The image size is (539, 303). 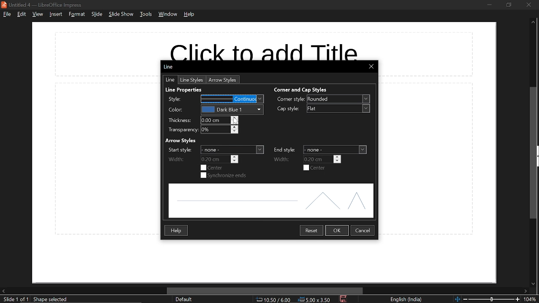 What do you see at coordinates (76, 15) in the screenshot?
I see `format` at bounding box center [76, 15].